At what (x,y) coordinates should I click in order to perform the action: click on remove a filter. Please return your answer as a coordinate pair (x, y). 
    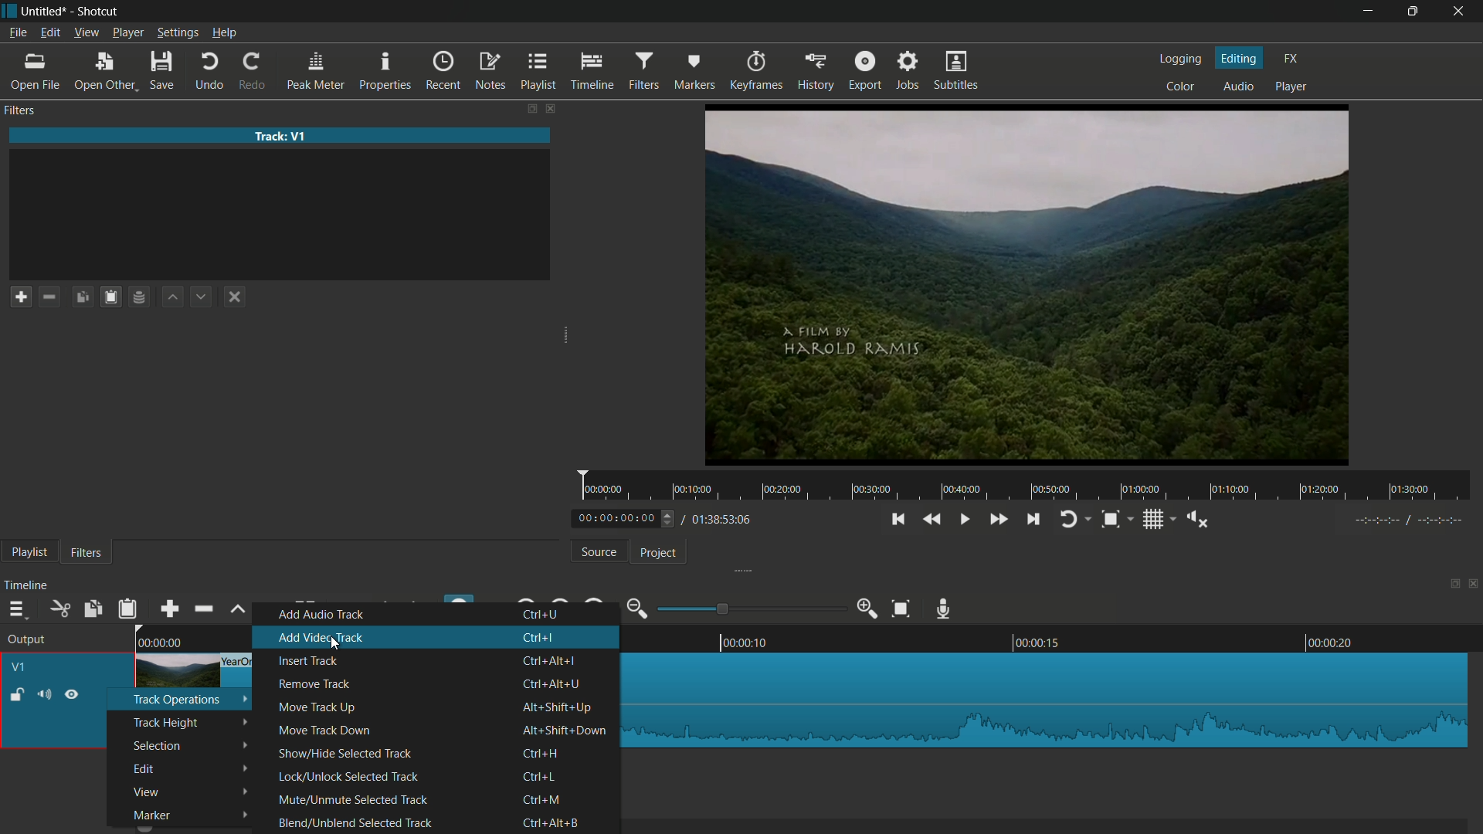
    Looking at the image, I should click on (49, 297).